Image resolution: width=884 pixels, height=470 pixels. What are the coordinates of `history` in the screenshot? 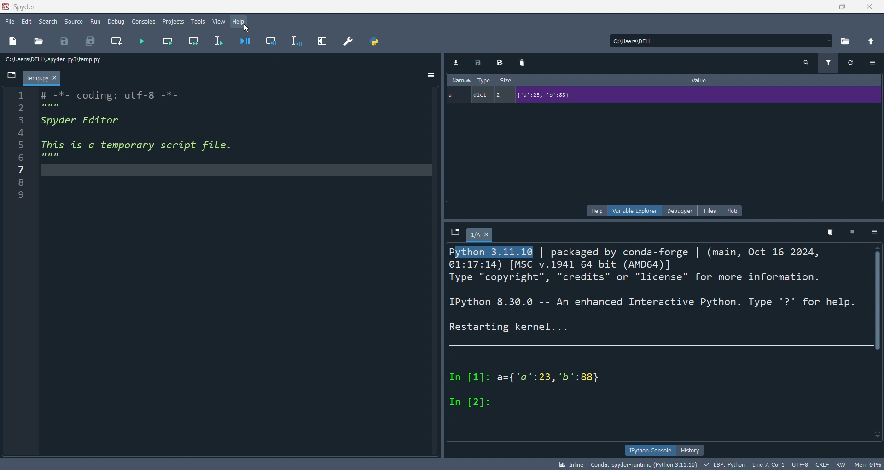 It's located at (690, 450).